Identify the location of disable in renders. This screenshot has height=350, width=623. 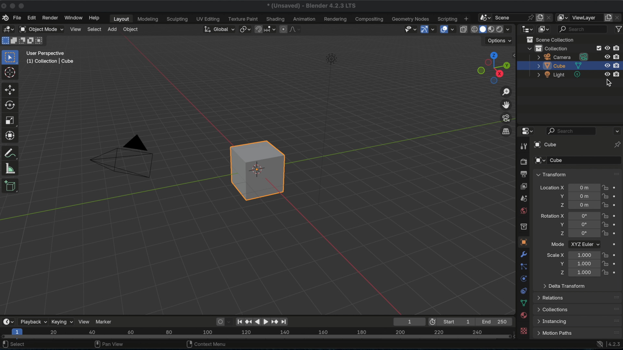
(617, 56).